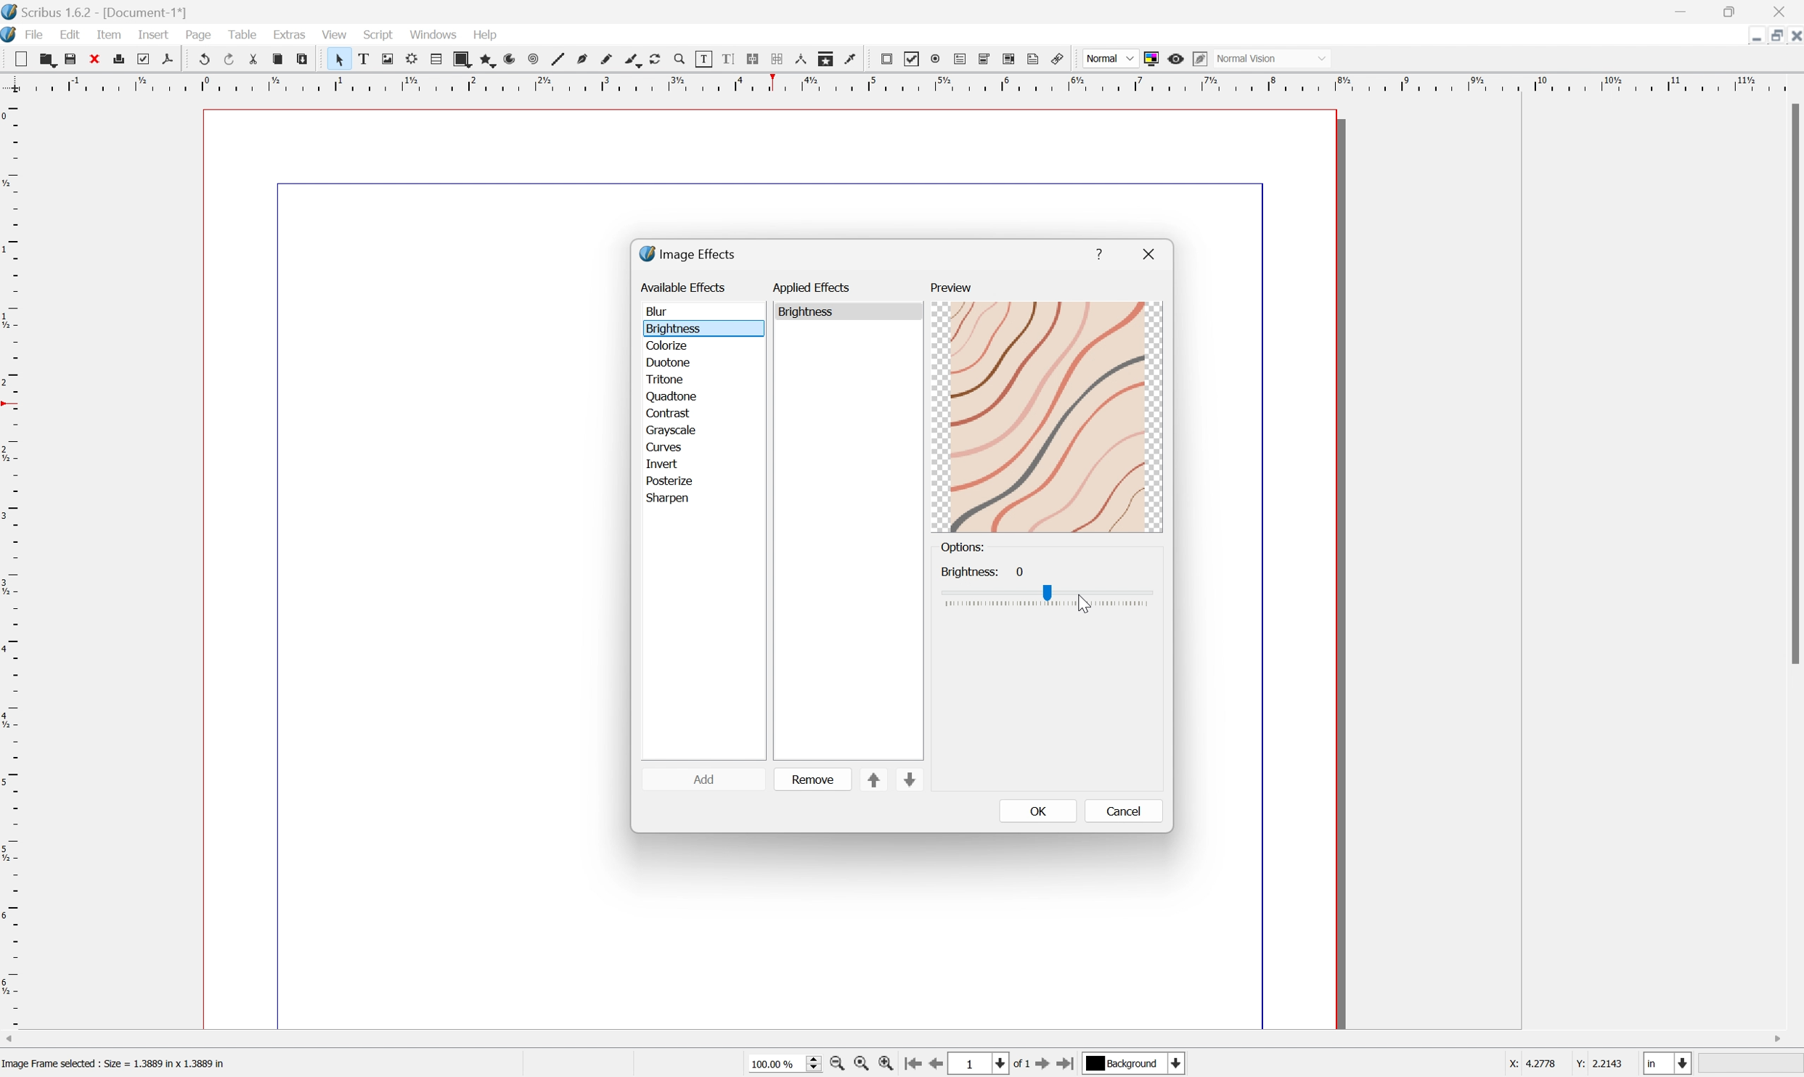 The height and width of the screenshot is (1077, 1804). I want to click on Save, so click(72, 58).